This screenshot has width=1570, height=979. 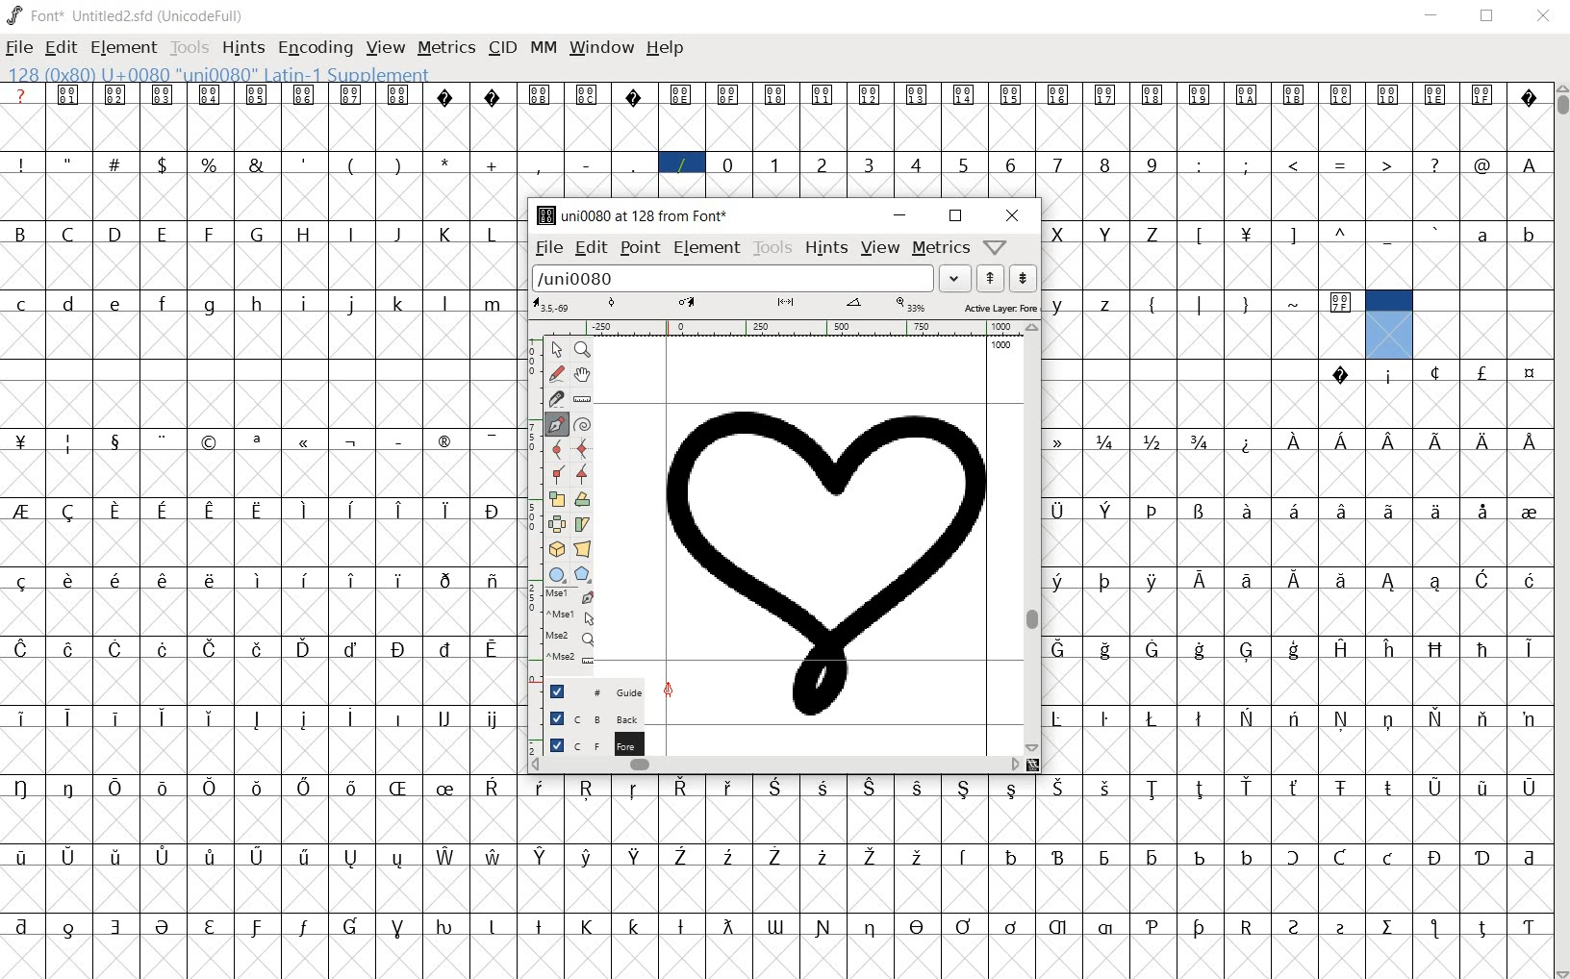 I want to click on glyph, so click(x=304, y=96).